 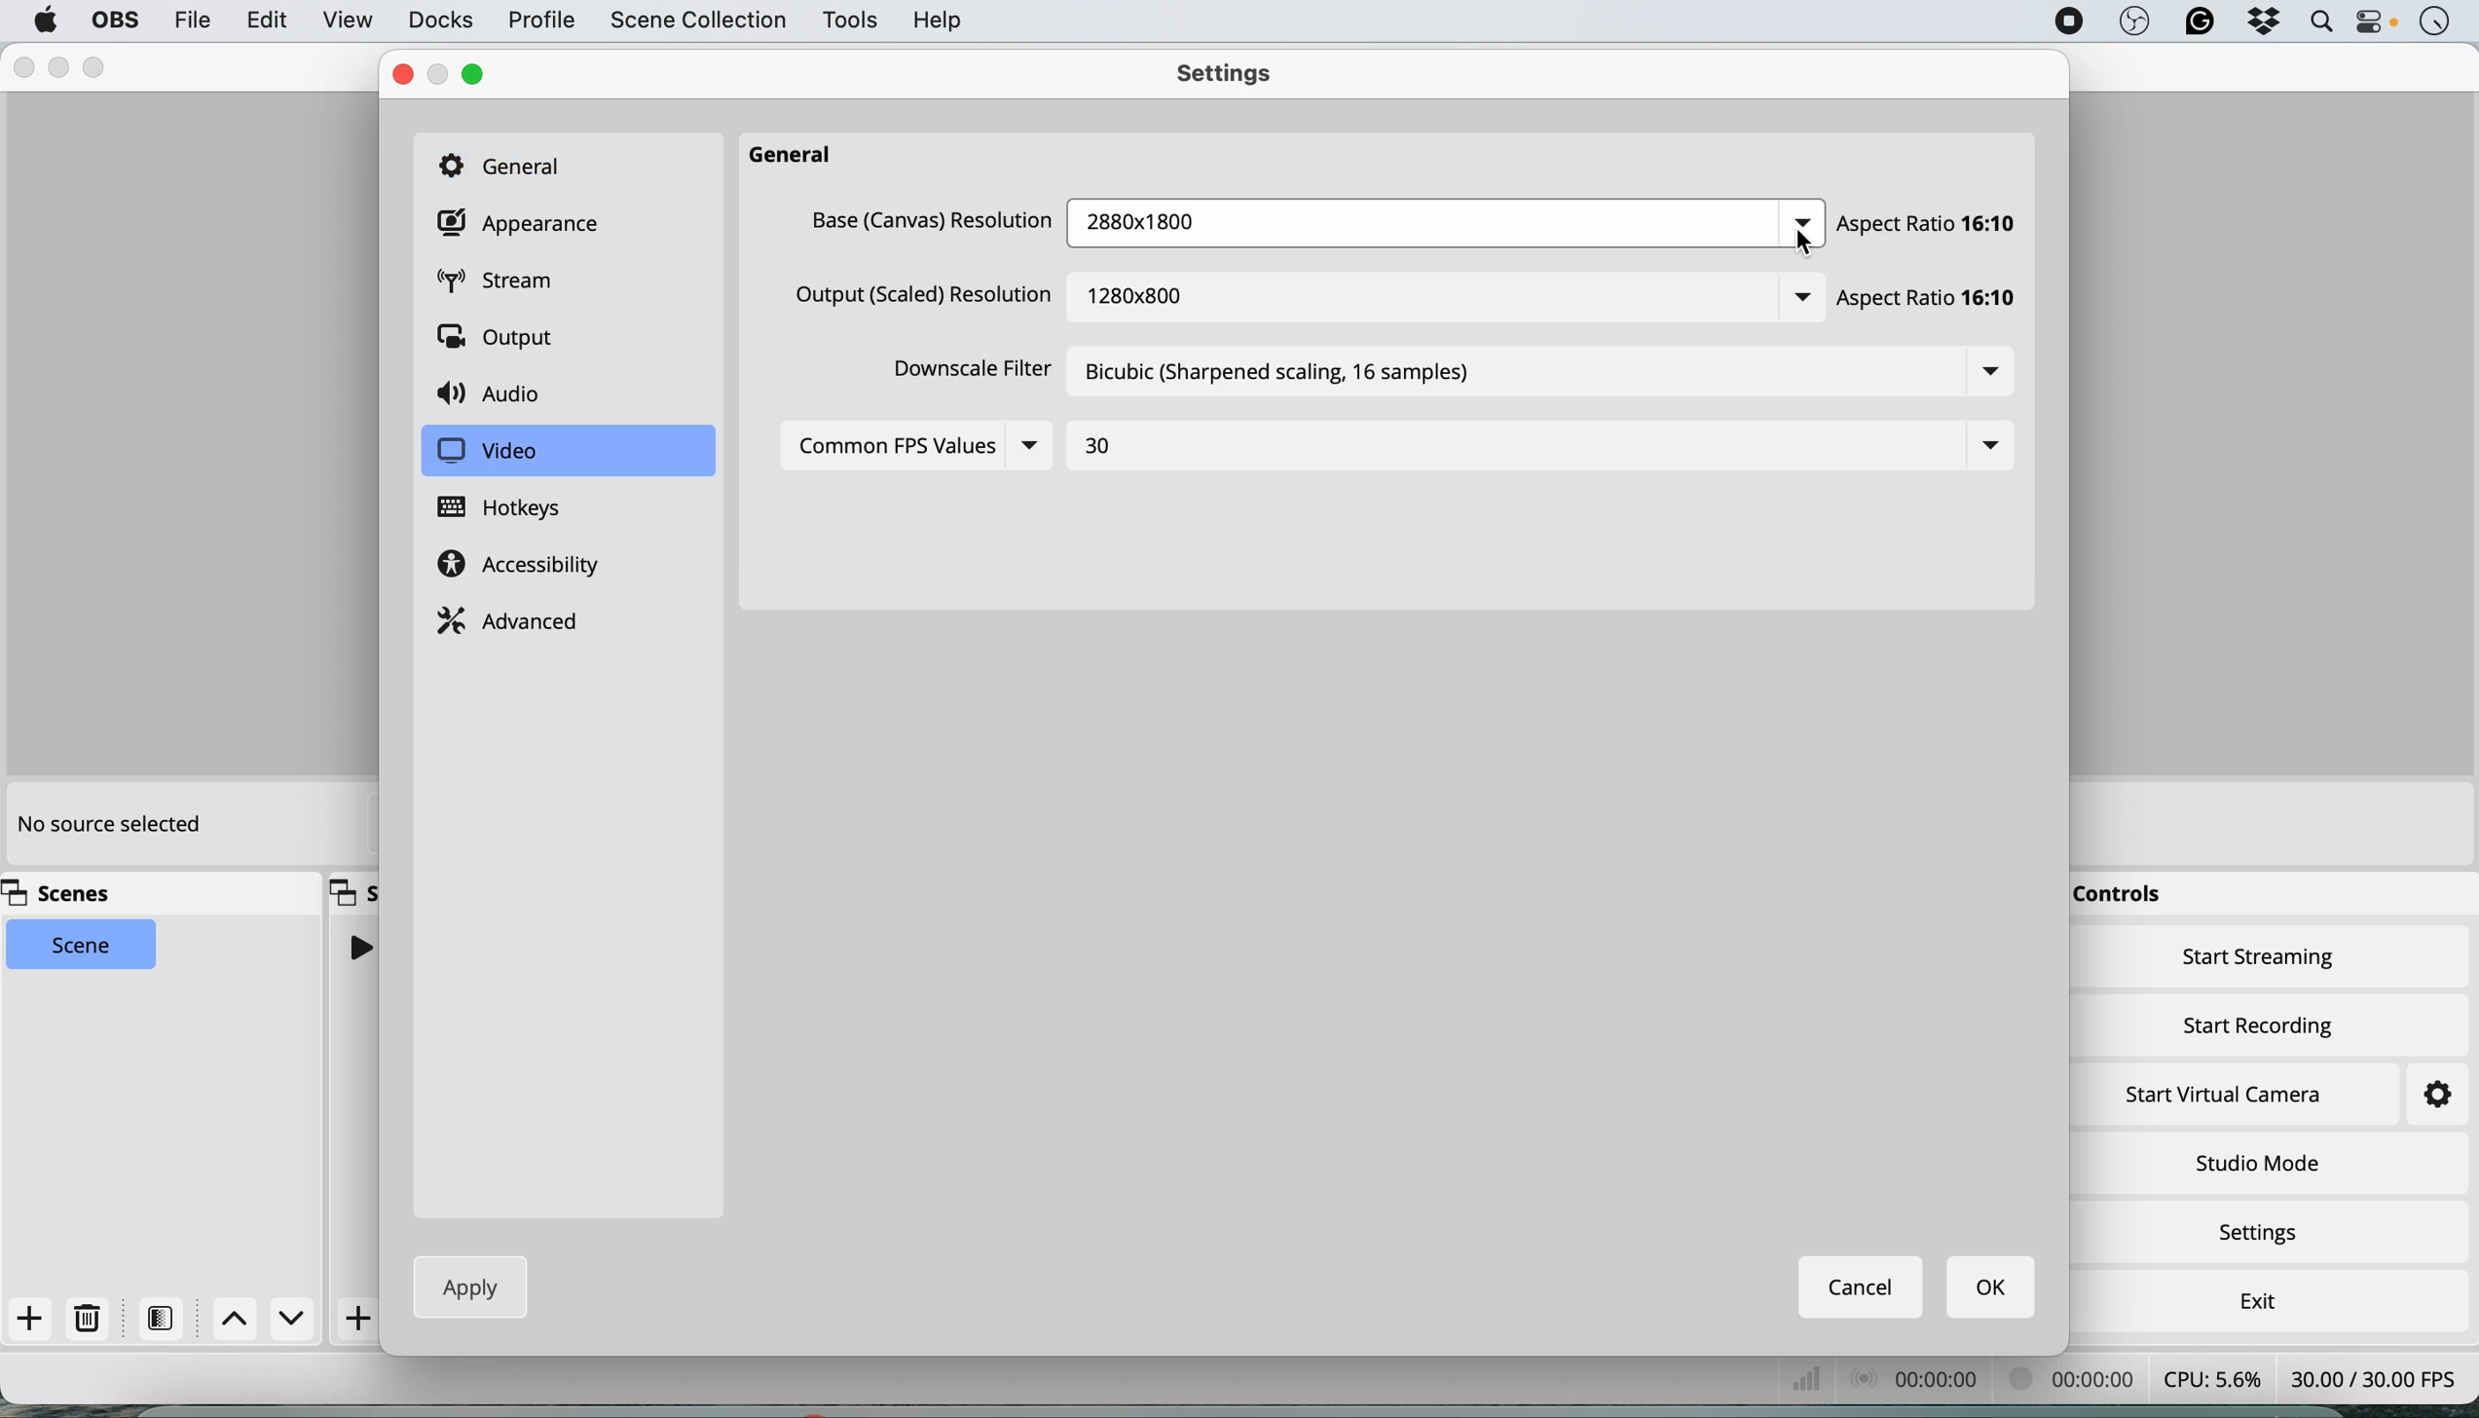 What do you see at coordinates (67, 894) in the screenshot?
I see `scenes` at bounding box center [67, 894].